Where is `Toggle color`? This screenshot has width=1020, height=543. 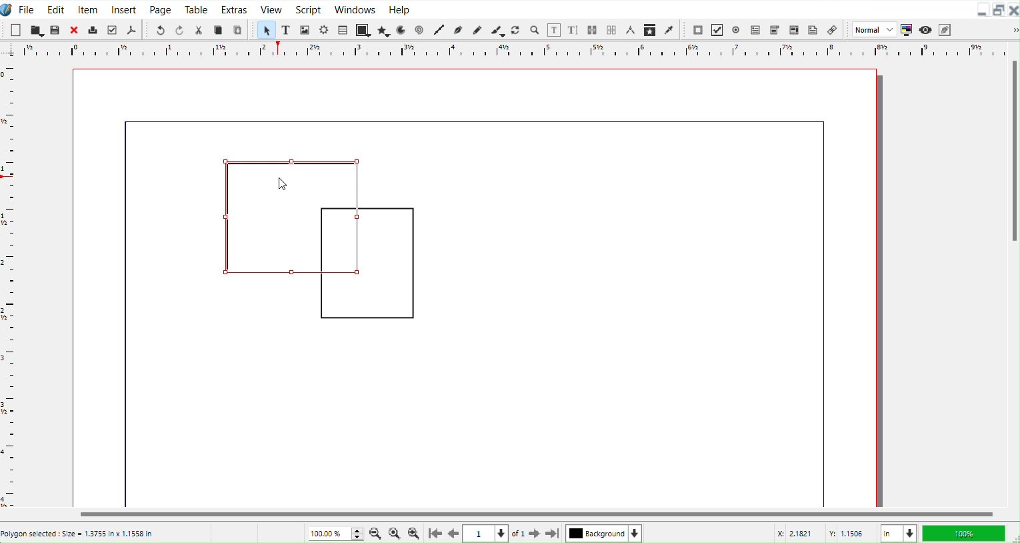 Toggle color is located at coordinates (905, 30).